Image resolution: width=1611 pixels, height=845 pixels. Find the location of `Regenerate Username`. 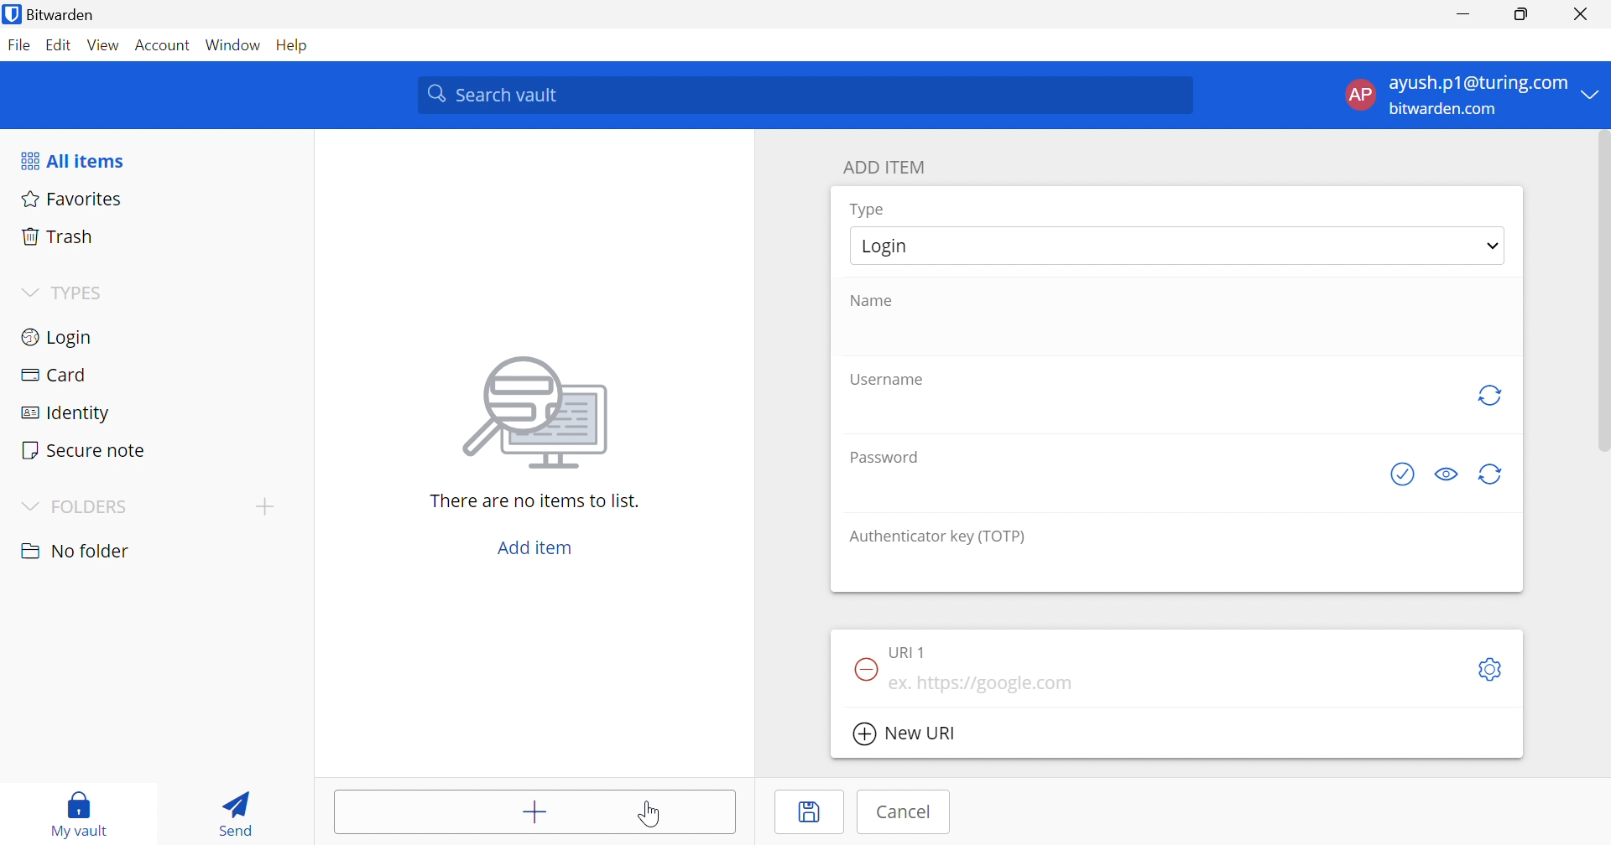

Regenerate Username is located at coordinates (1488, 394).